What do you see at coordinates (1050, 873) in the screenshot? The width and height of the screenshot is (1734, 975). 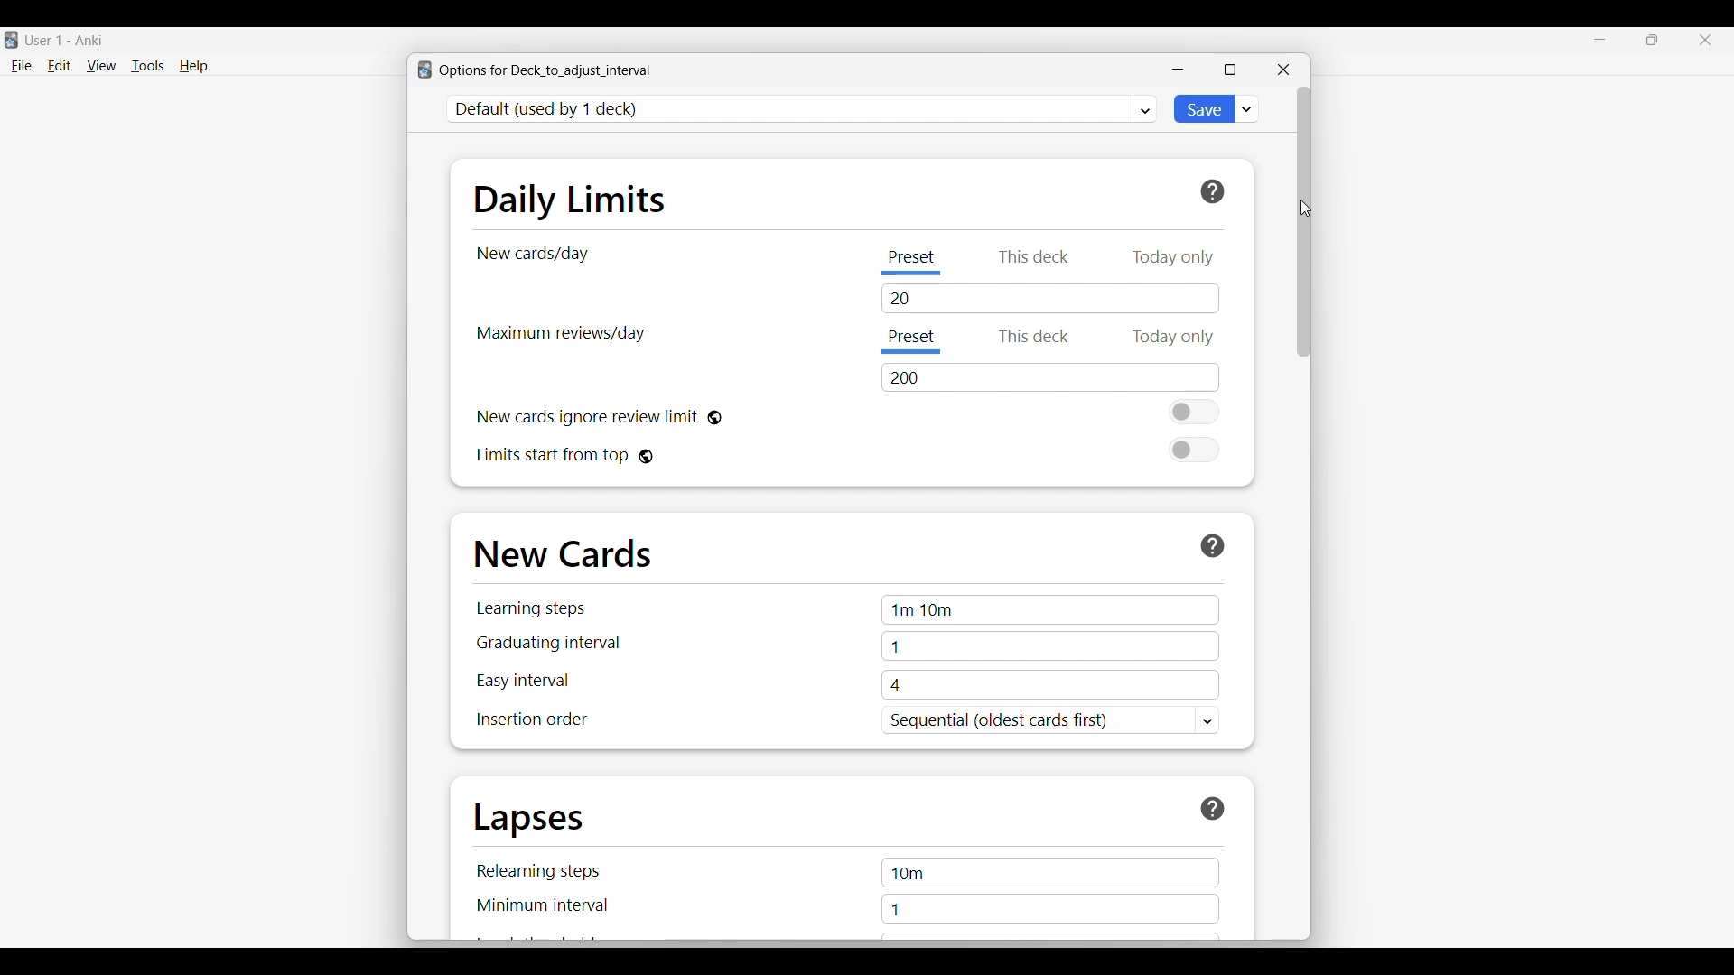 I see `10m` at bounding box center [1050, 873].